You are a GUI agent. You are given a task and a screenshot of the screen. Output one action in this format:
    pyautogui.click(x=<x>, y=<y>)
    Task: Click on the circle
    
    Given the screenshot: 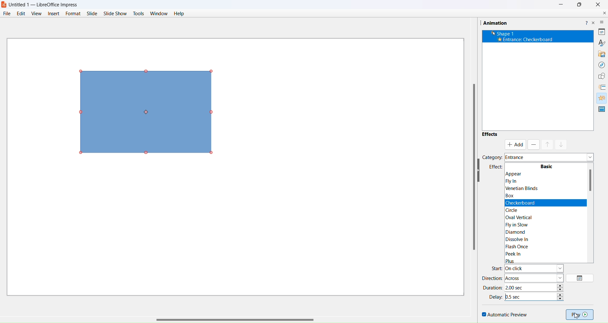 What is the action you would take?
    pyautogui.click(x=517, y=209)
    